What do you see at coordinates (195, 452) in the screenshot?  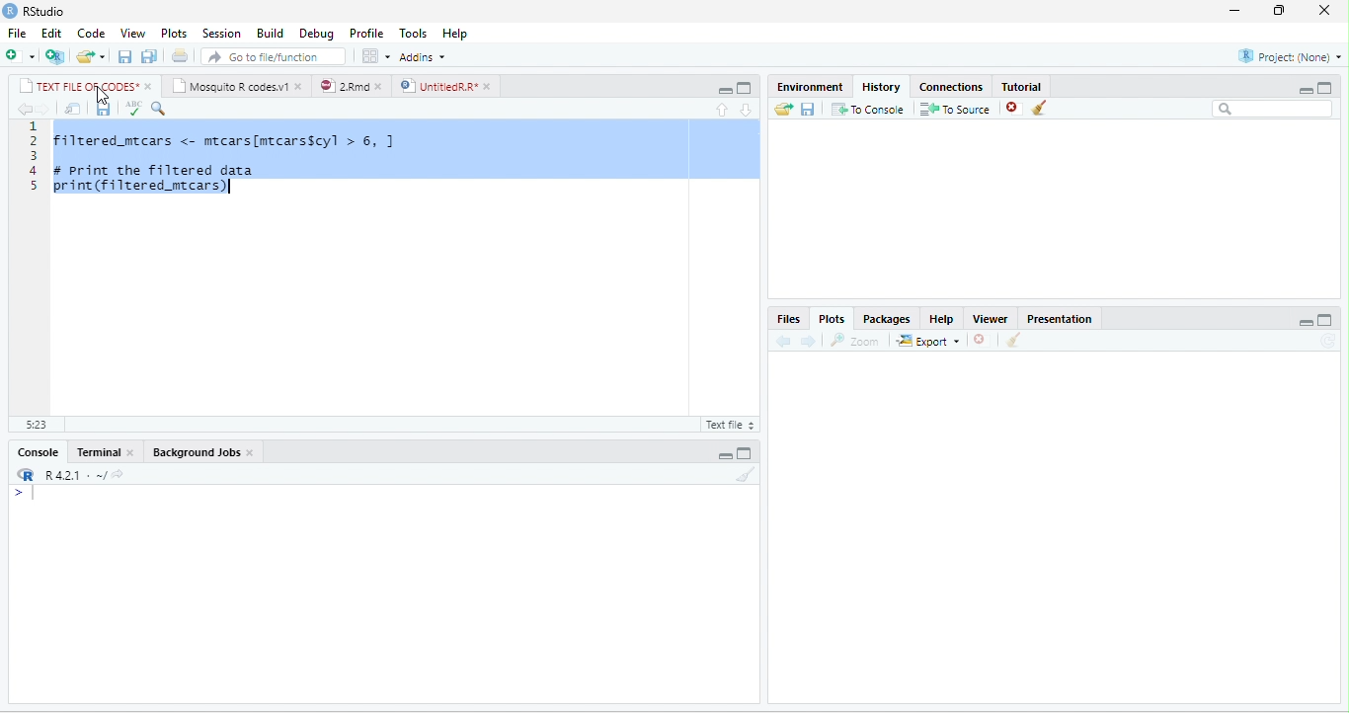 I see `Background Jobs` at bounding box center [195, 452].